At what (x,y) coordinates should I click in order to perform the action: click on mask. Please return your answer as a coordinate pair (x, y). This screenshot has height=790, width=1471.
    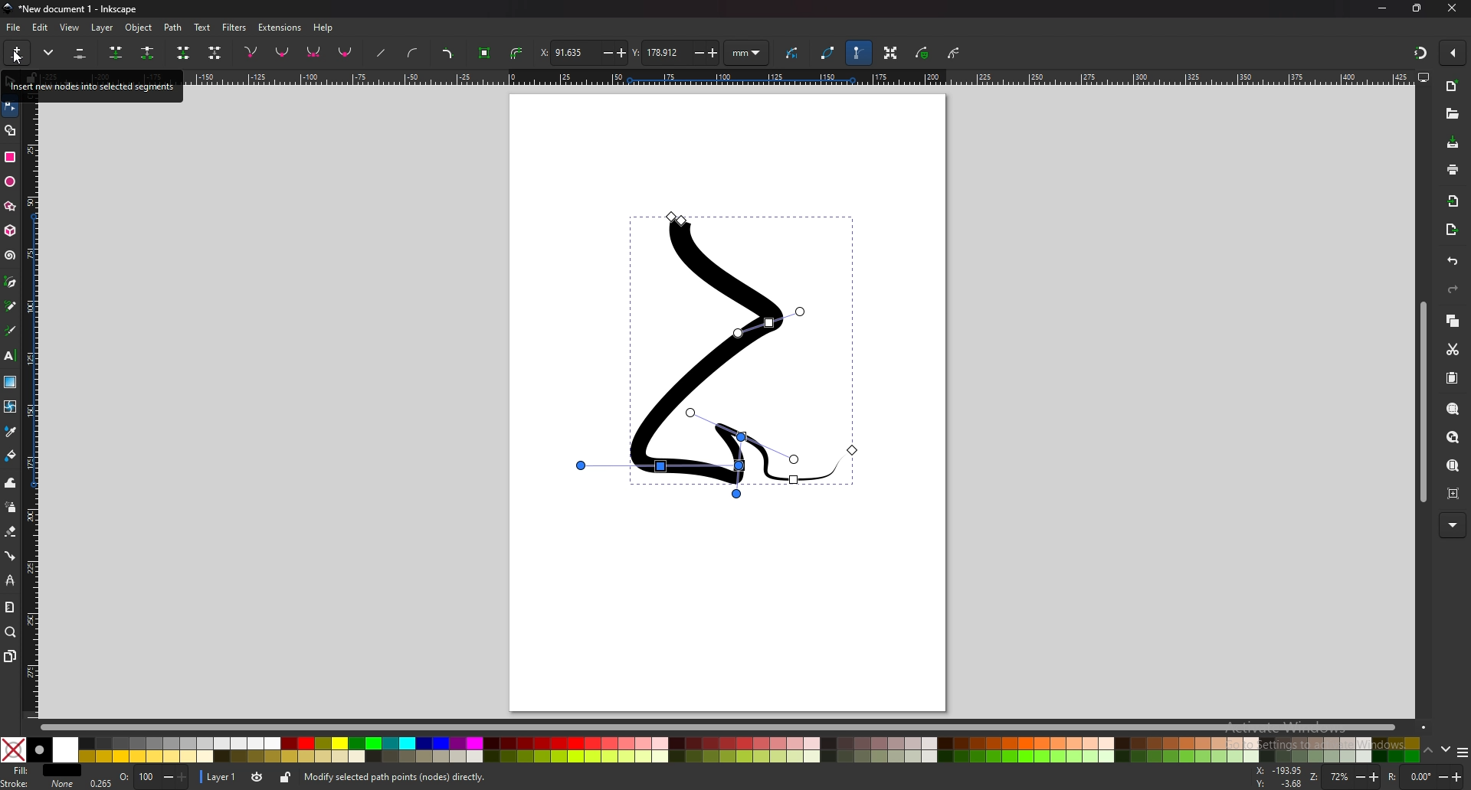
    Looking at the image, I should click on (922, 54).